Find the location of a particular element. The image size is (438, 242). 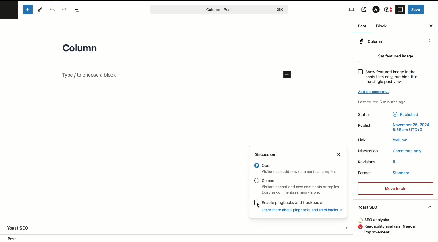

Post is located at coordinates (213, 9).